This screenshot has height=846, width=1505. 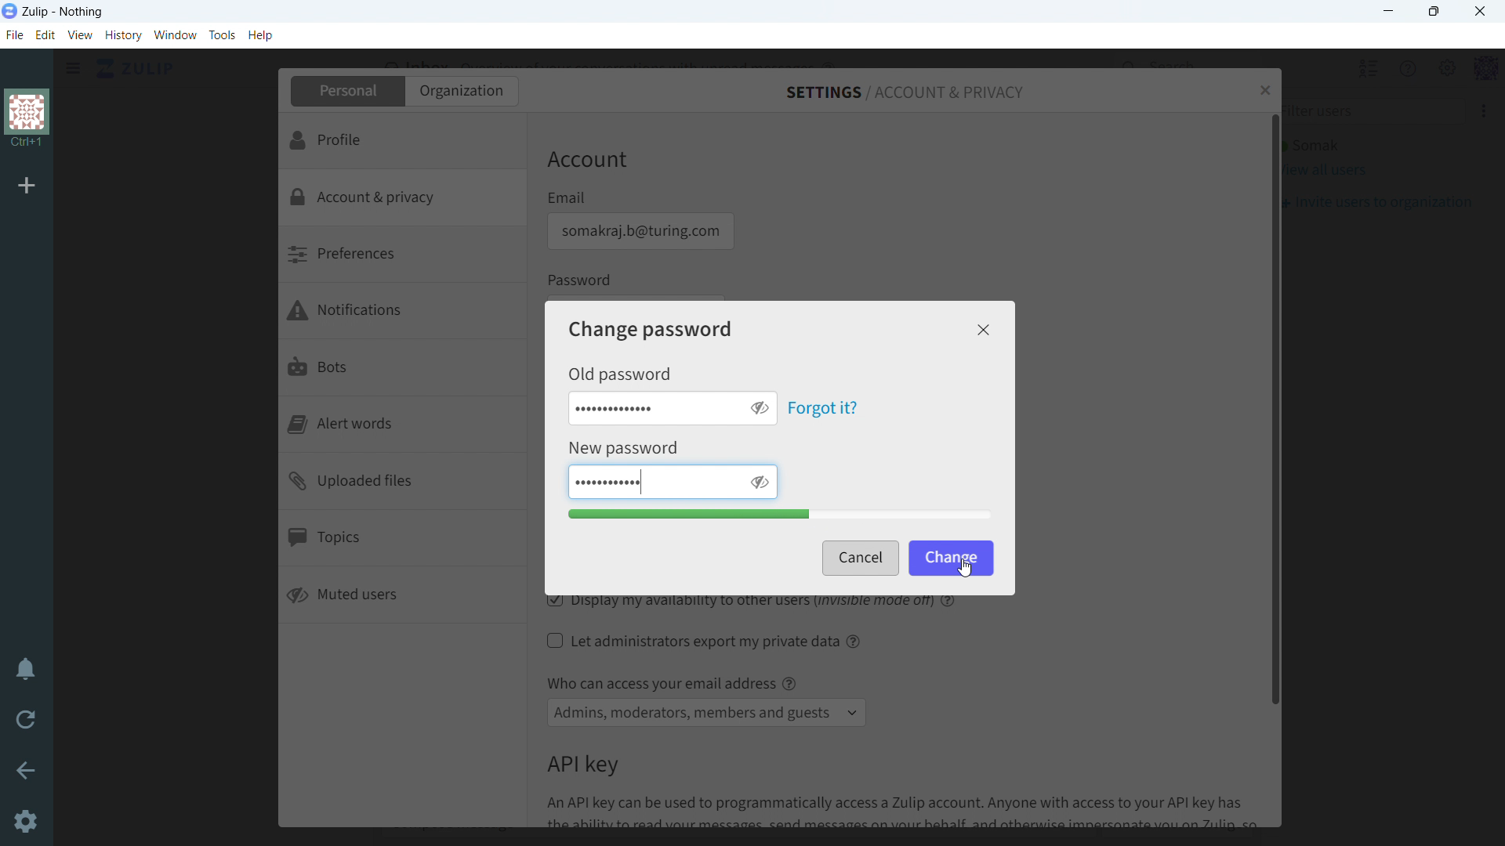 I want to click on Password quaity, so click(x=781, y=515).